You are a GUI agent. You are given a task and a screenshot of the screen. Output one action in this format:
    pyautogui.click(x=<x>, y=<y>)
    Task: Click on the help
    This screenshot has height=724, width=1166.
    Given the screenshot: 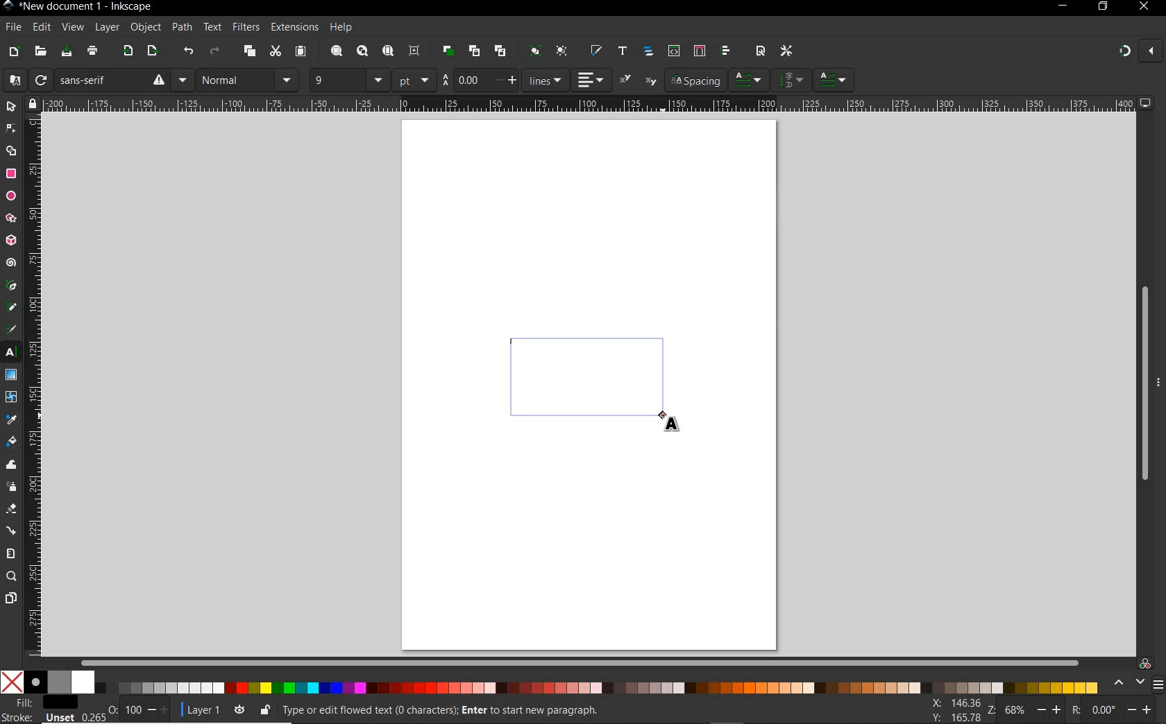 What is the action you would take?
    pyautogui.click(x=342, y=28)
    